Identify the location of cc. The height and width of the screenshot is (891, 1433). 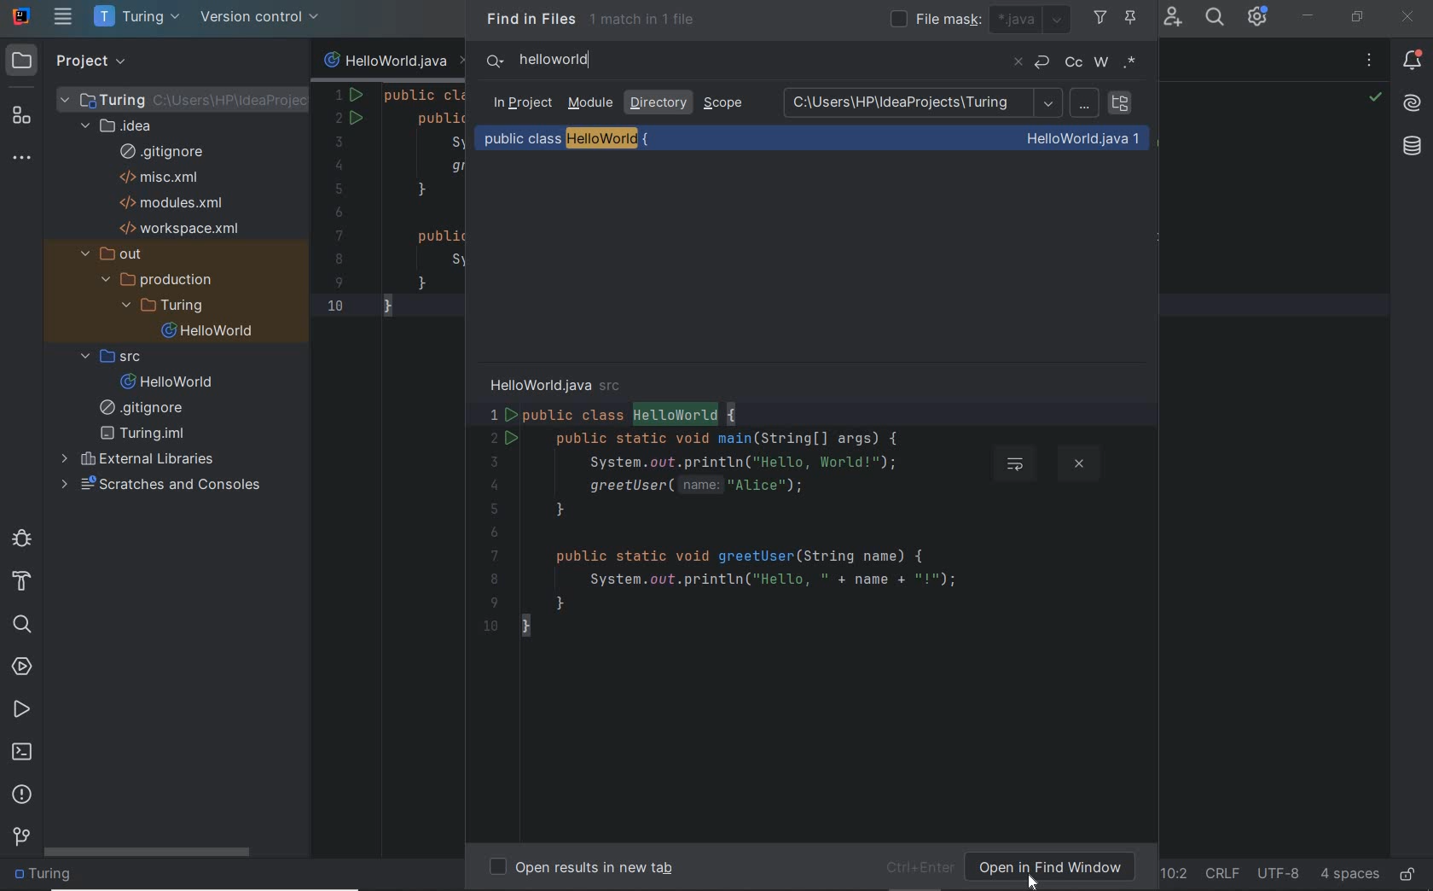
(1078, 64).